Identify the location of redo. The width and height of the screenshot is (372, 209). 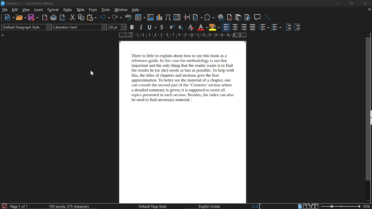
(117, 18).